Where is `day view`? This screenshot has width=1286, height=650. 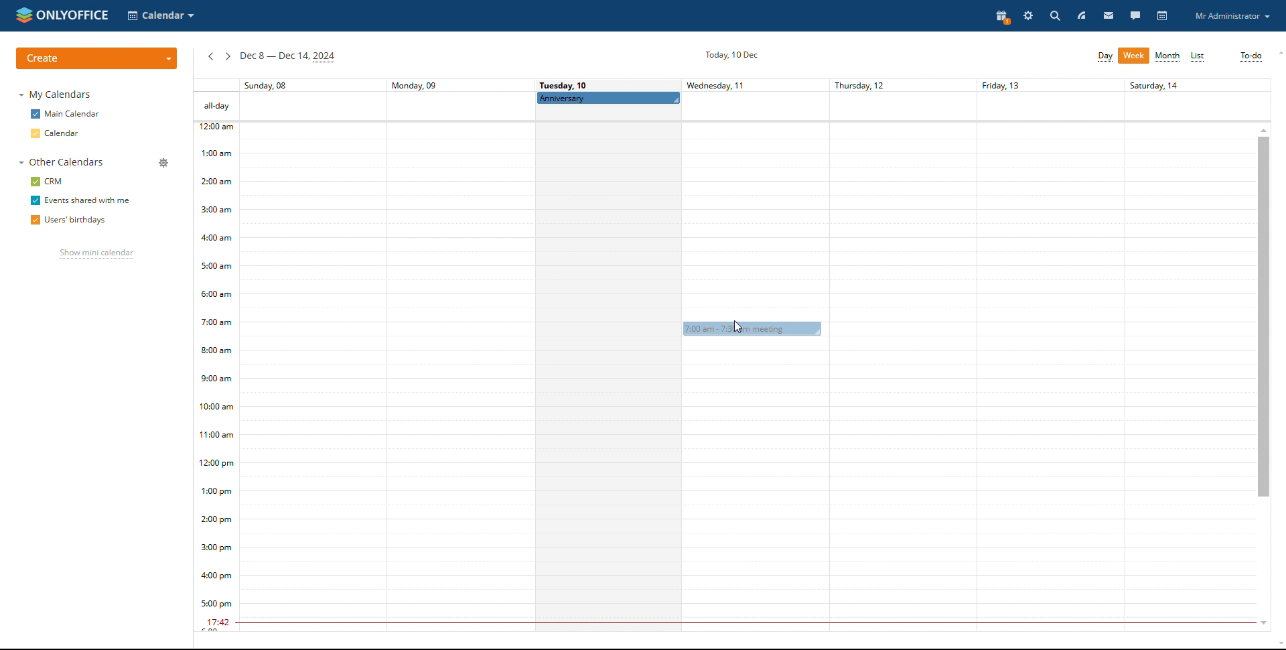 day view is located at coordinates (1105, 57).